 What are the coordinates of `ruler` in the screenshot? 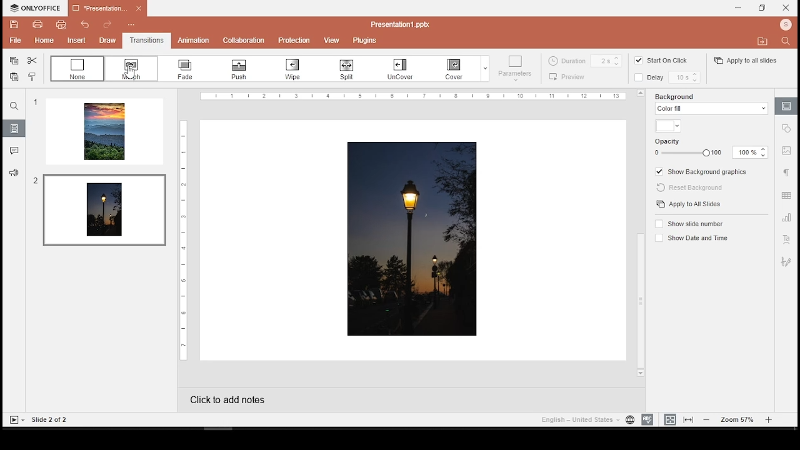 It's located at (180, 240).